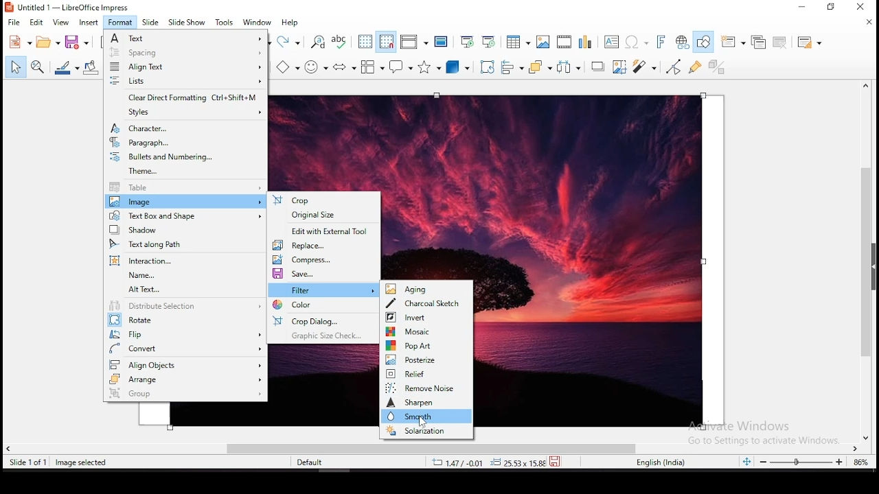 The image size is (879, 494). What do you see at coordinates (611, 42) in the screenshot?
I see `text box` at bounding box center [611, 42].